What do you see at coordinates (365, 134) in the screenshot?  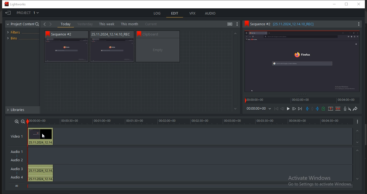 I see `Scroll bar` at bounding box center [365, 134].